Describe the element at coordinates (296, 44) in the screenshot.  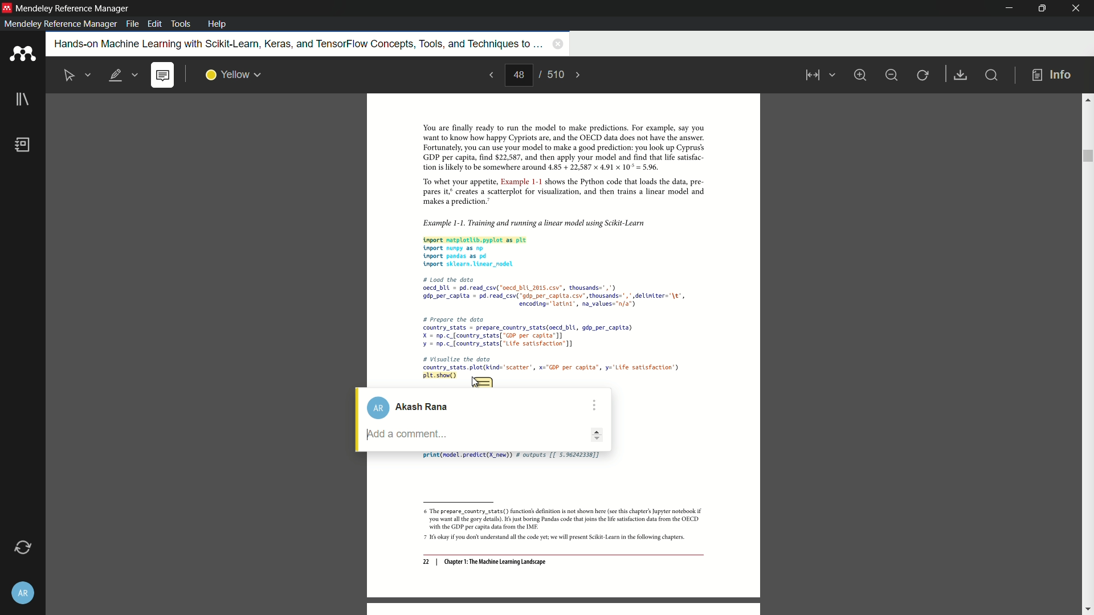
I see `book name` at that location.